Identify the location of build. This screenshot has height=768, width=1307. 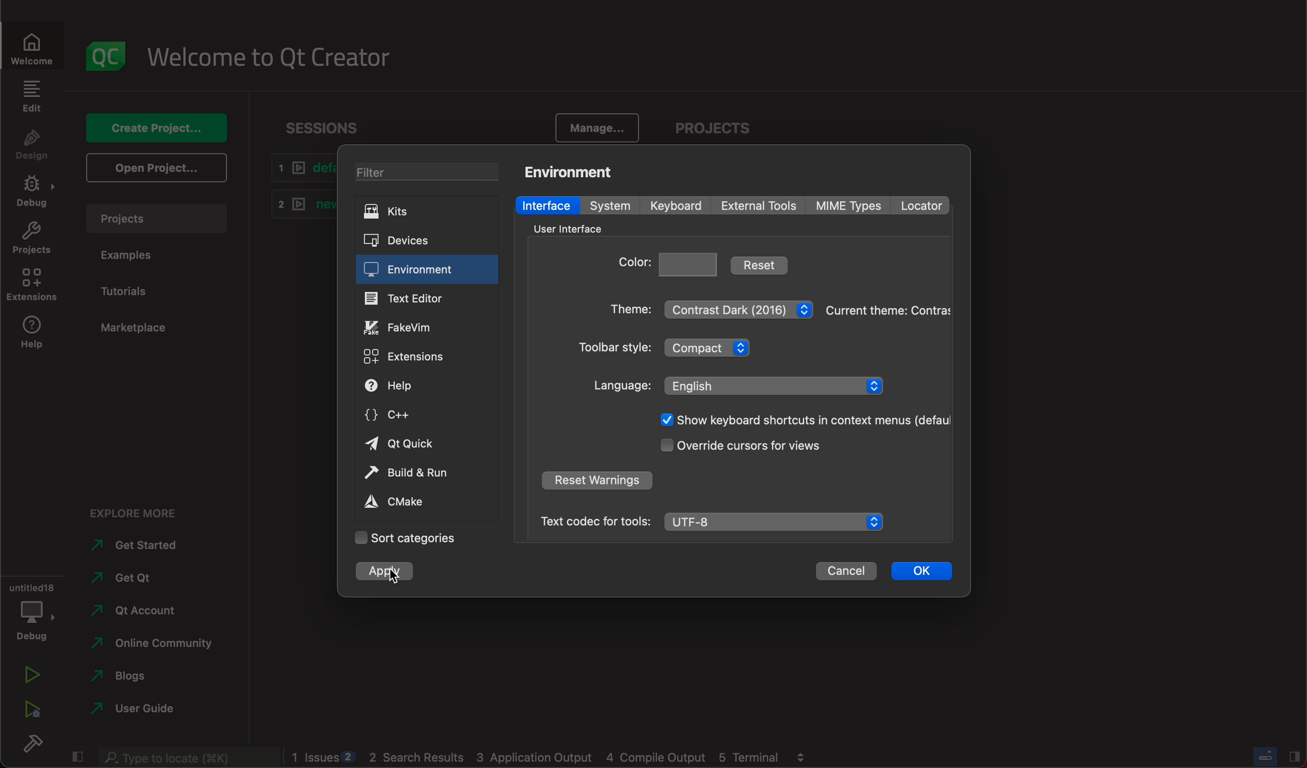
(30, 743).